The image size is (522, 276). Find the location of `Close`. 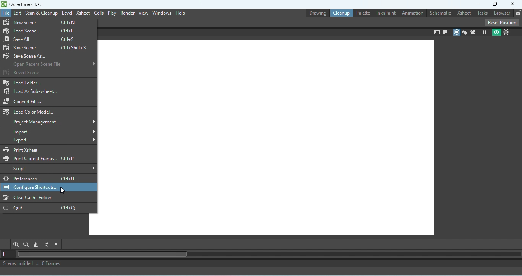

Close is located at coordinates (513, 4).